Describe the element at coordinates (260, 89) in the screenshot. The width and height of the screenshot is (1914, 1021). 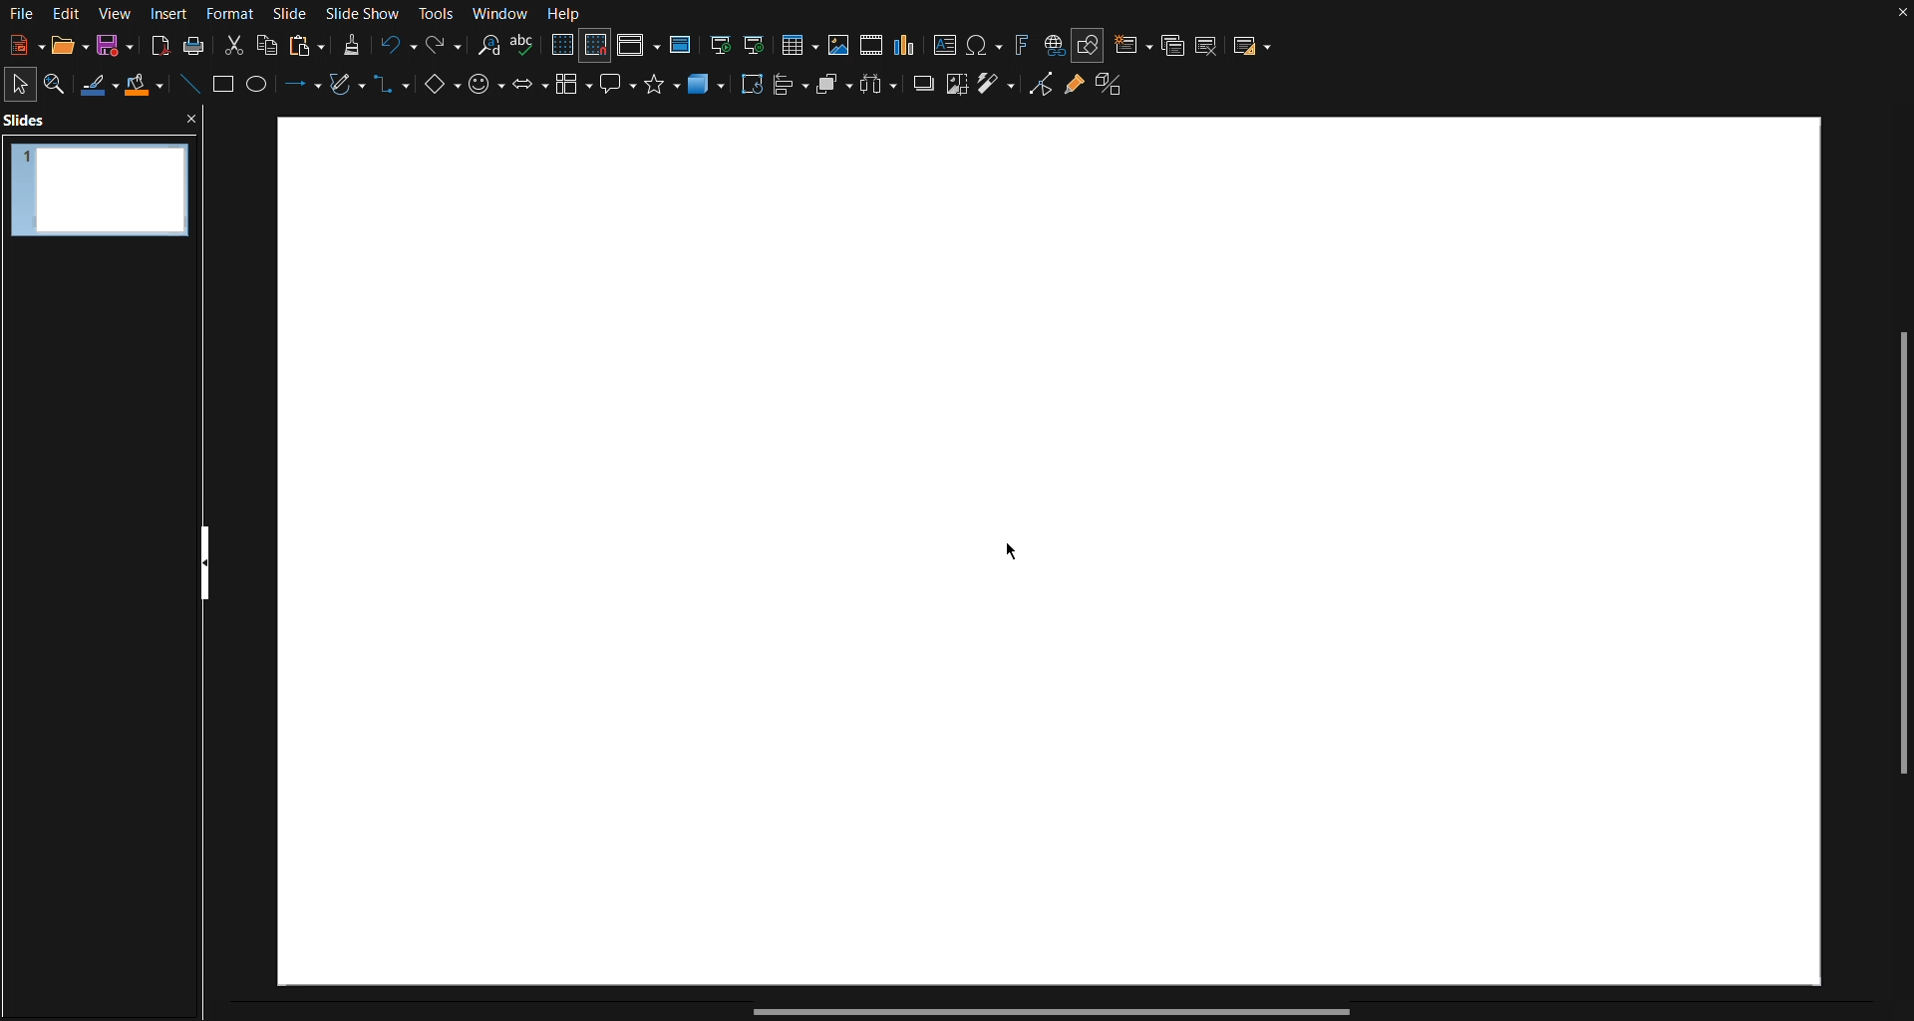
I see `Circle` at that location.